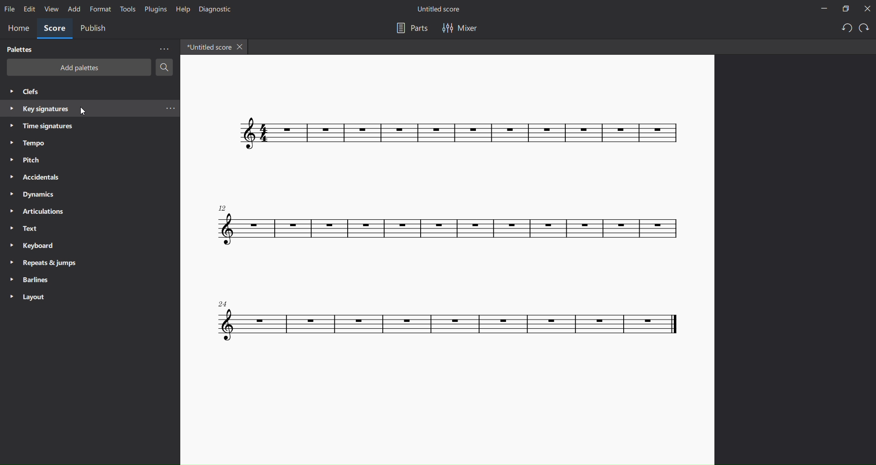  What do you see at coordinates (99, 9) in the screenshot?
I see `format` at bounding box center [99, 9].